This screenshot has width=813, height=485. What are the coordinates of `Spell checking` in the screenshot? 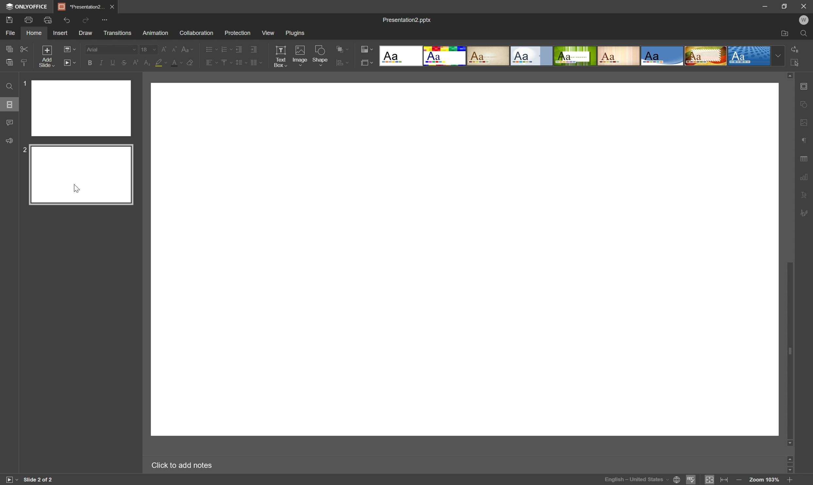 It's located at (692, 479).